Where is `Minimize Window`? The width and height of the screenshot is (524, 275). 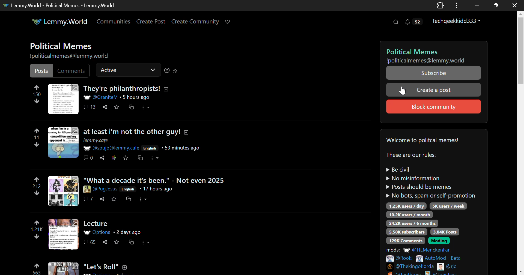
Minimize Window is located at coordinates (495, 5).